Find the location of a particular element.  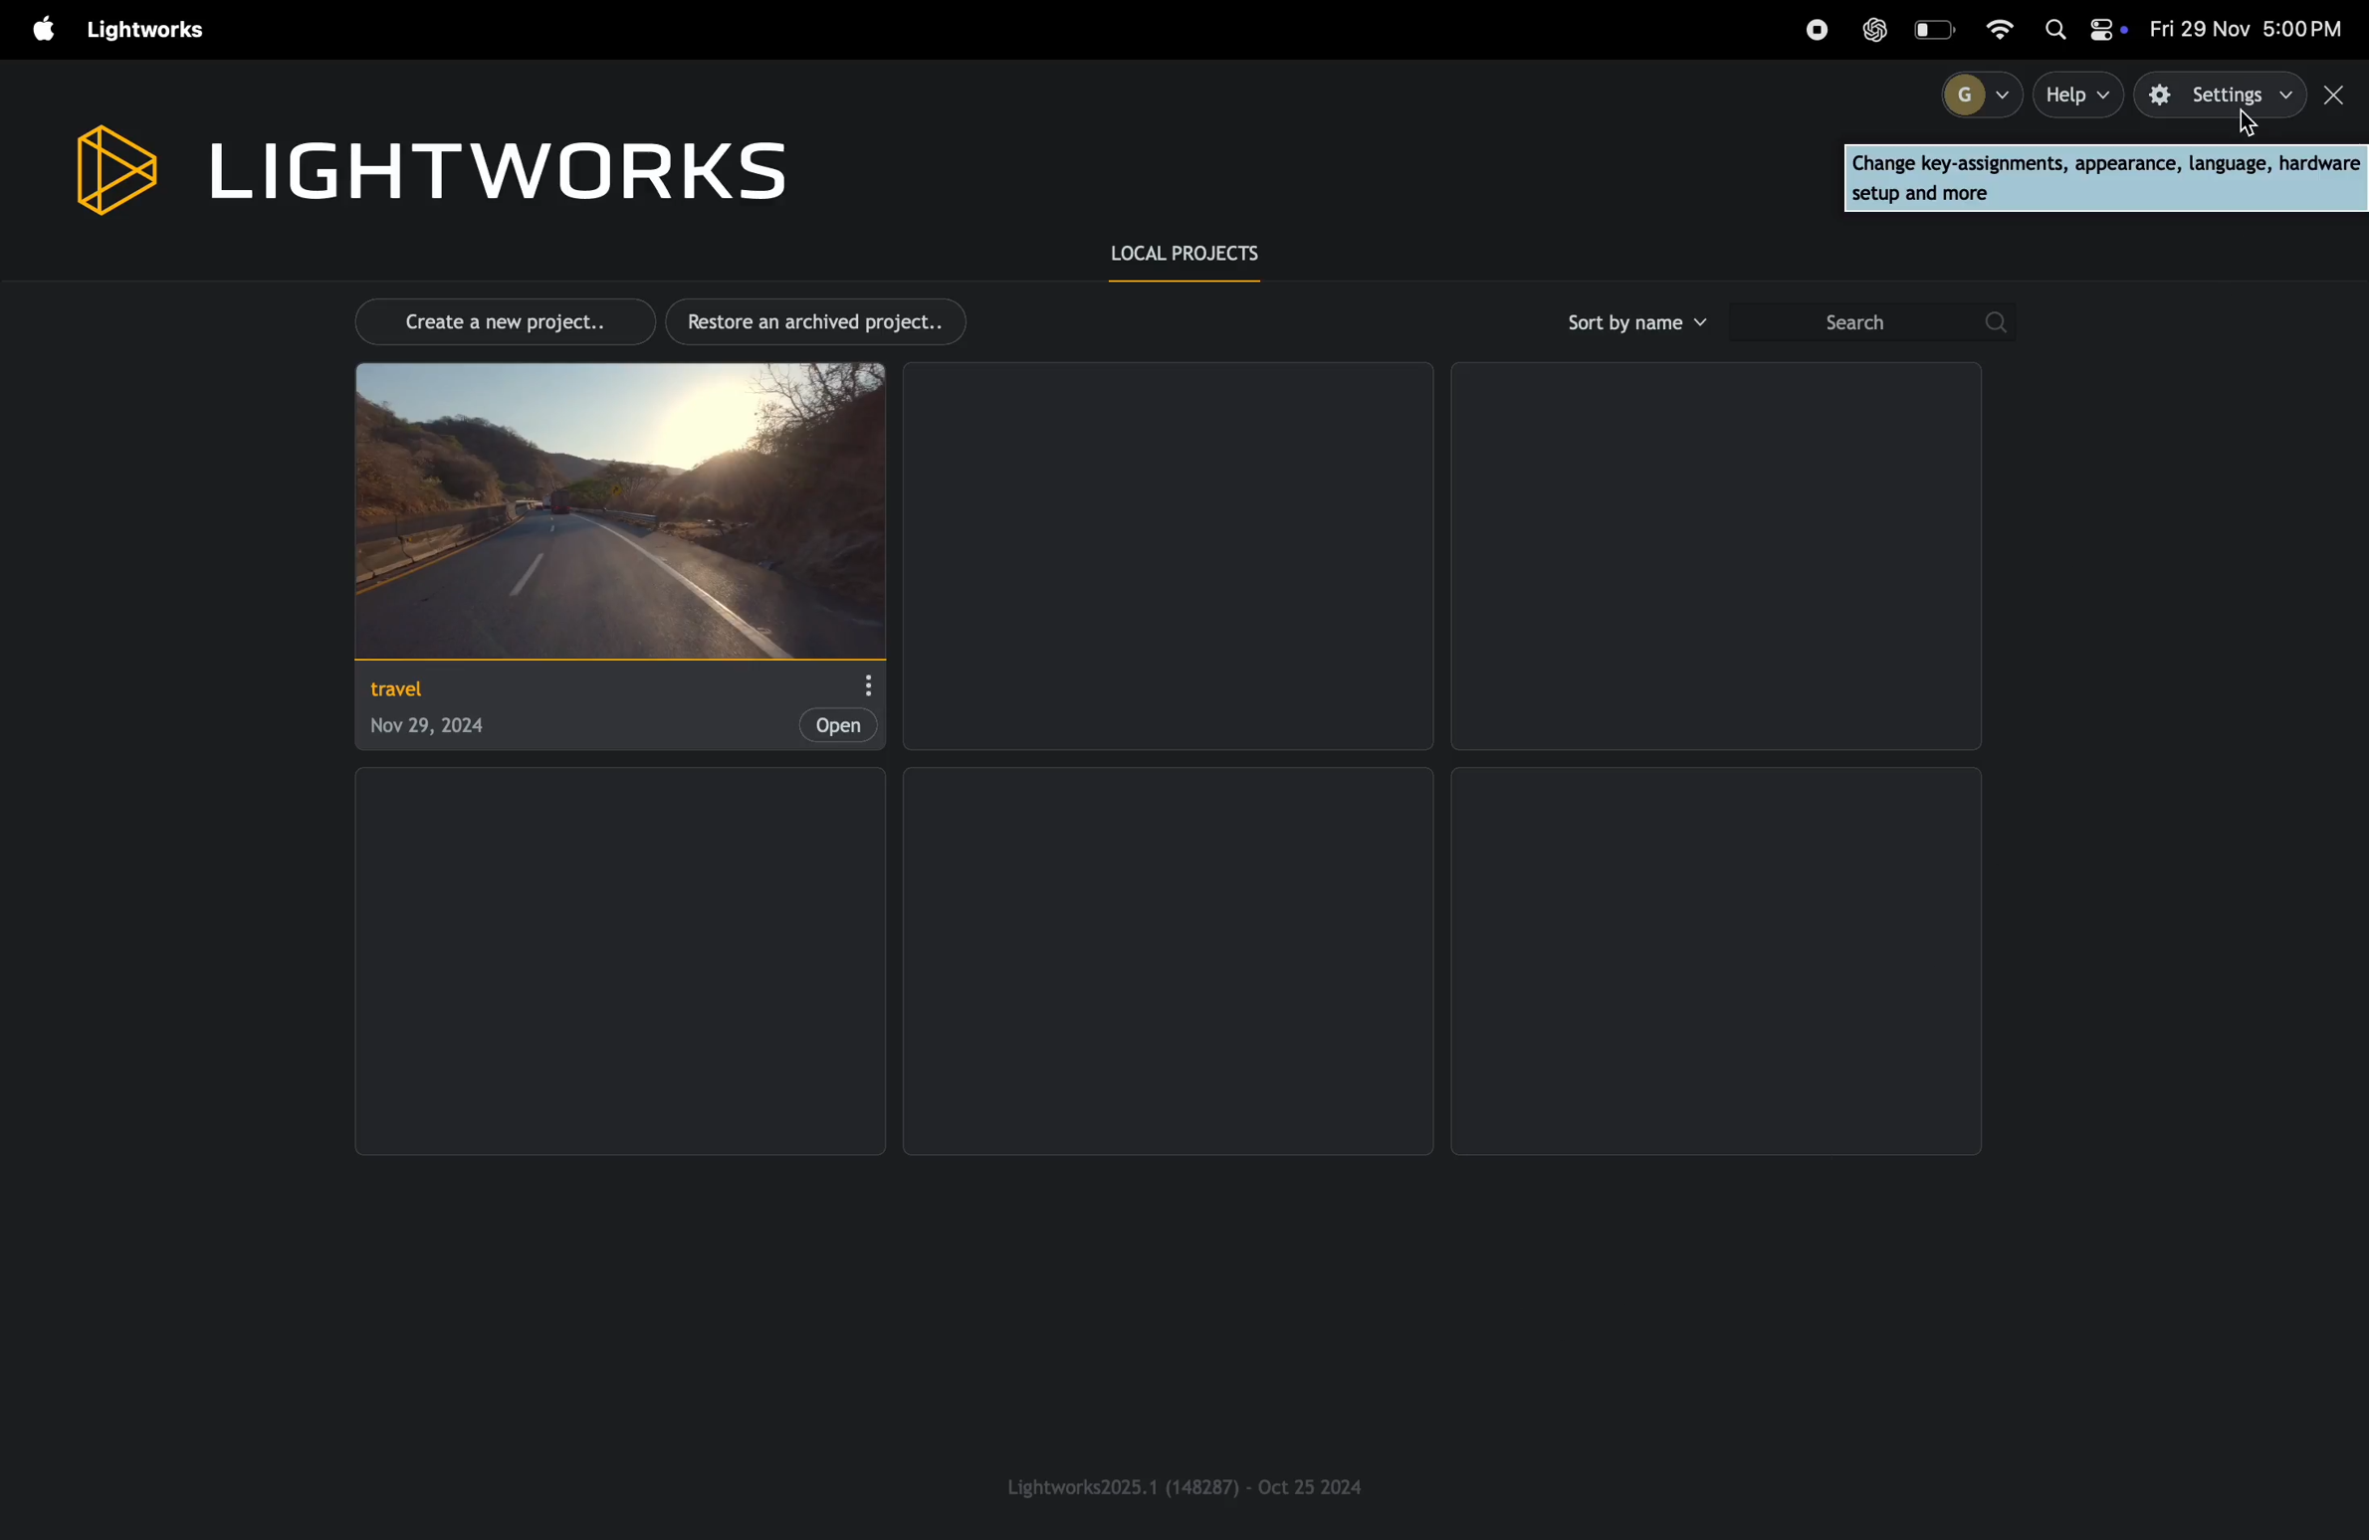

help is located at coordinates (2080, 95).